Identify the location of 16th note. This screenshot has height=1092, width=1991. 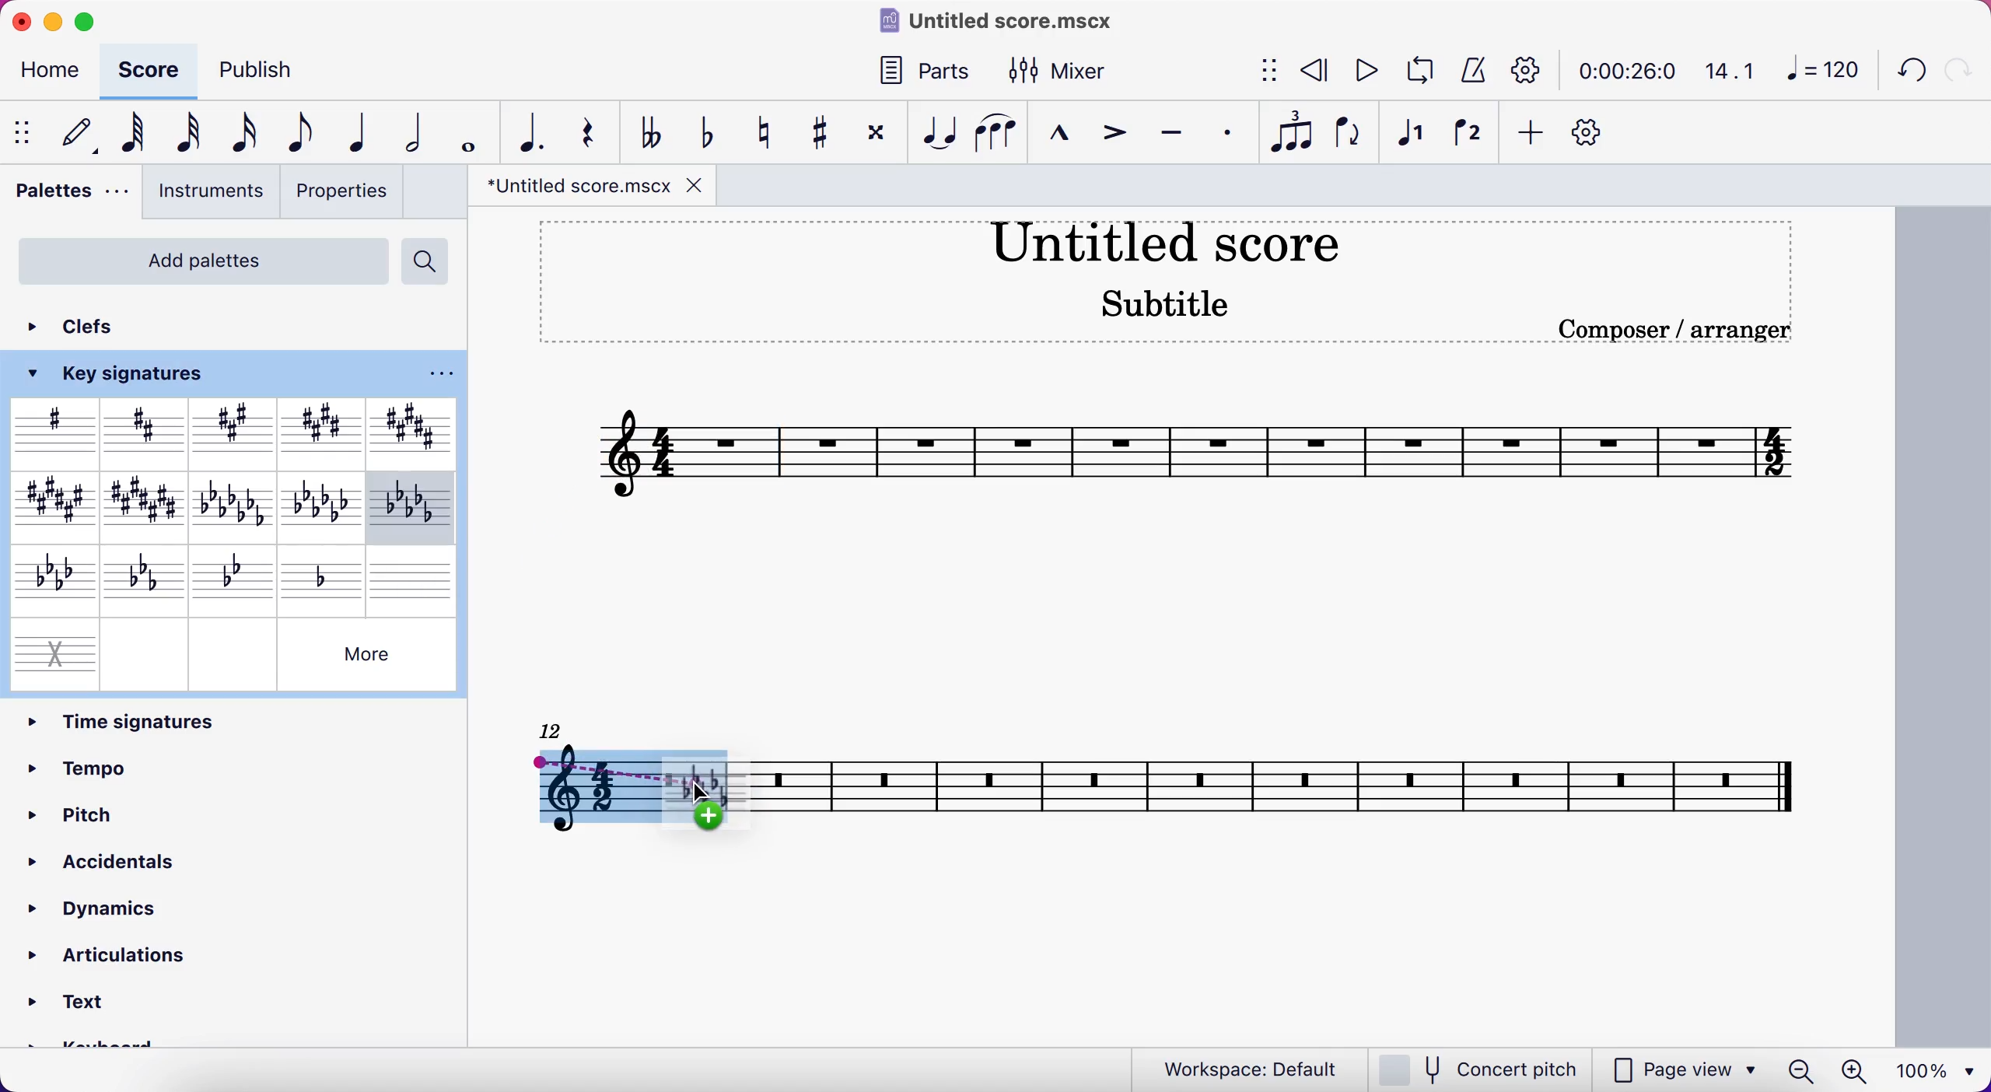
(245, 135).